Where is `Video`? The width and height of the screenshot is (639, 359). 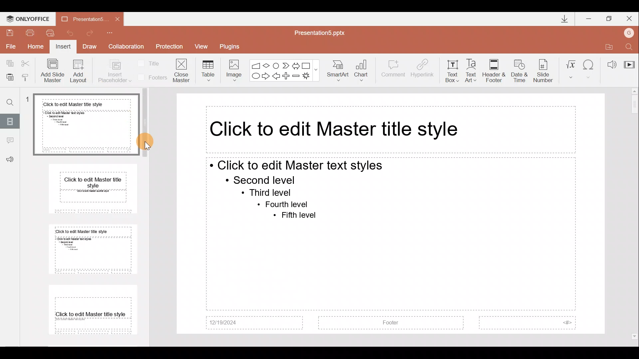 Video is located at coordinates (629, 61).